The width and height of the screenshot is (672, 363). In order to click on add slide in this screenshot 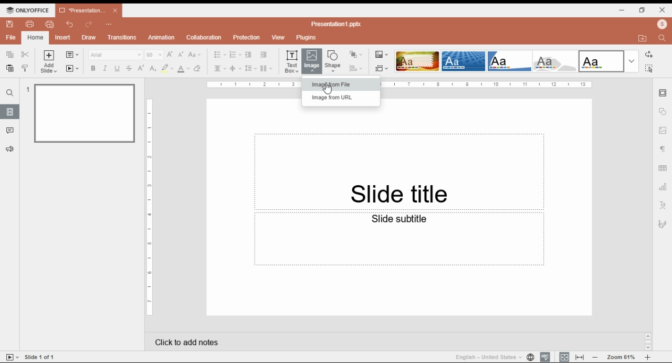, I will do `click(48, 61)`.